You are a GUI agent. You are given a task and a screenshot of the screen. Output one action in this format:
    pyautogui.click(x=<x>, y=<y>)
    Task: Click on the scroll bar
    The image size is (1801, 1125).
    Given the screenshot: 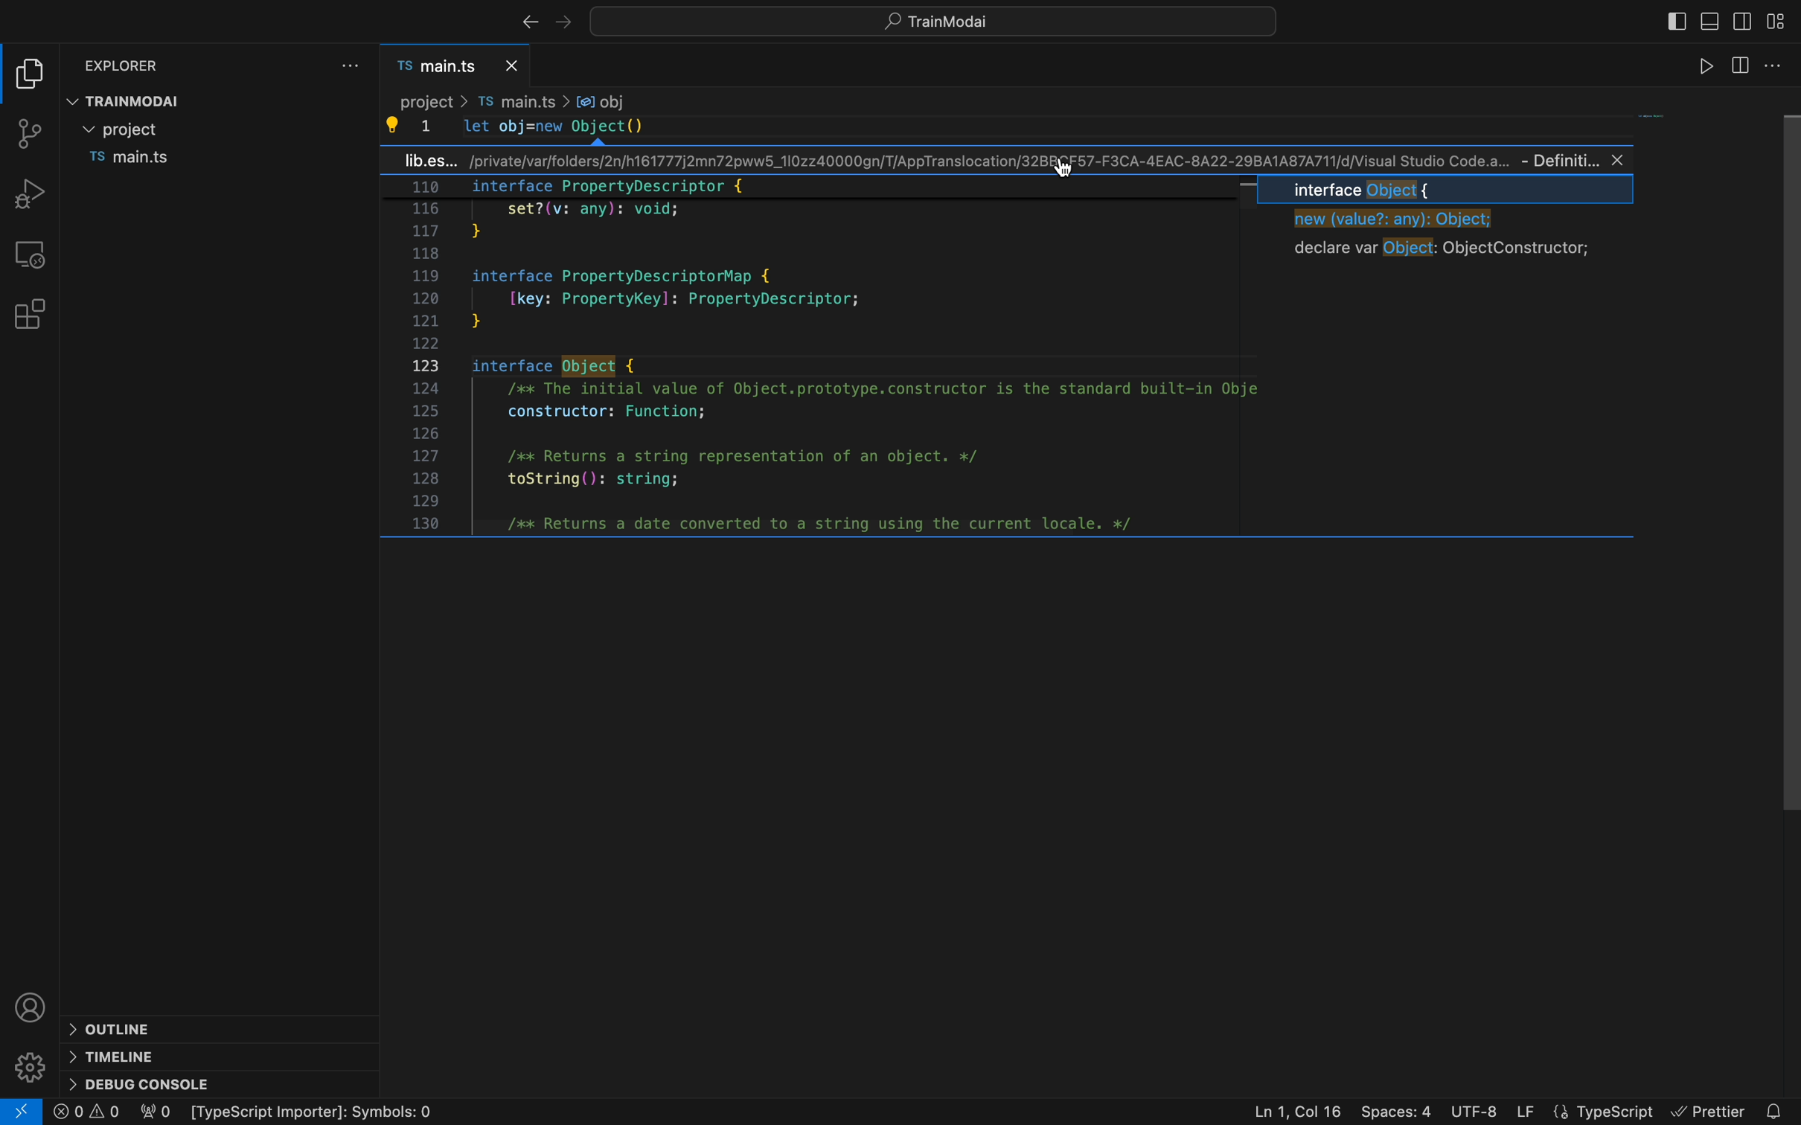 What is the action you would take?
    pyautogui.click(x=1788, y=481)
    